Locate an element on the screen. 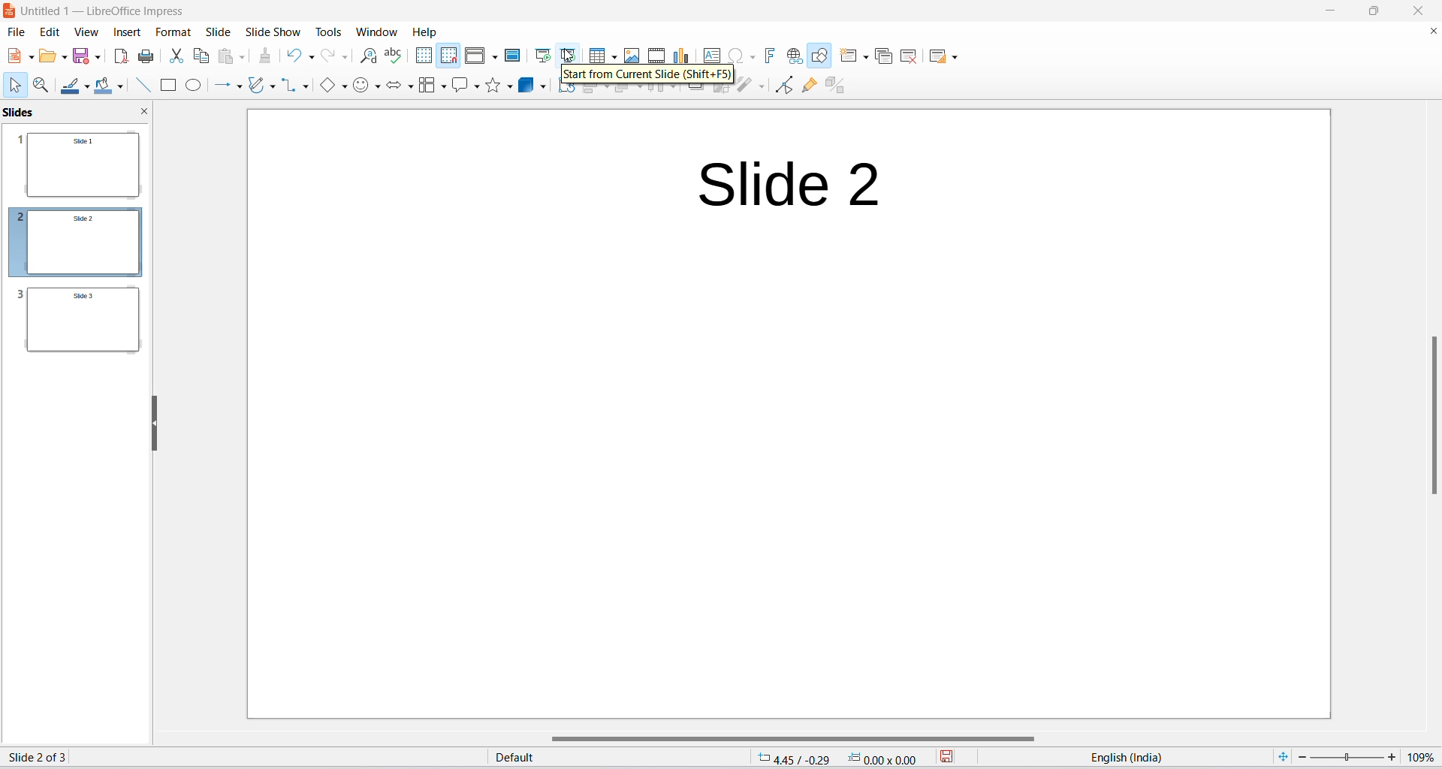 The width and height of the screenshot is (1442, 769). stars options is located at coordinates (511, 89).